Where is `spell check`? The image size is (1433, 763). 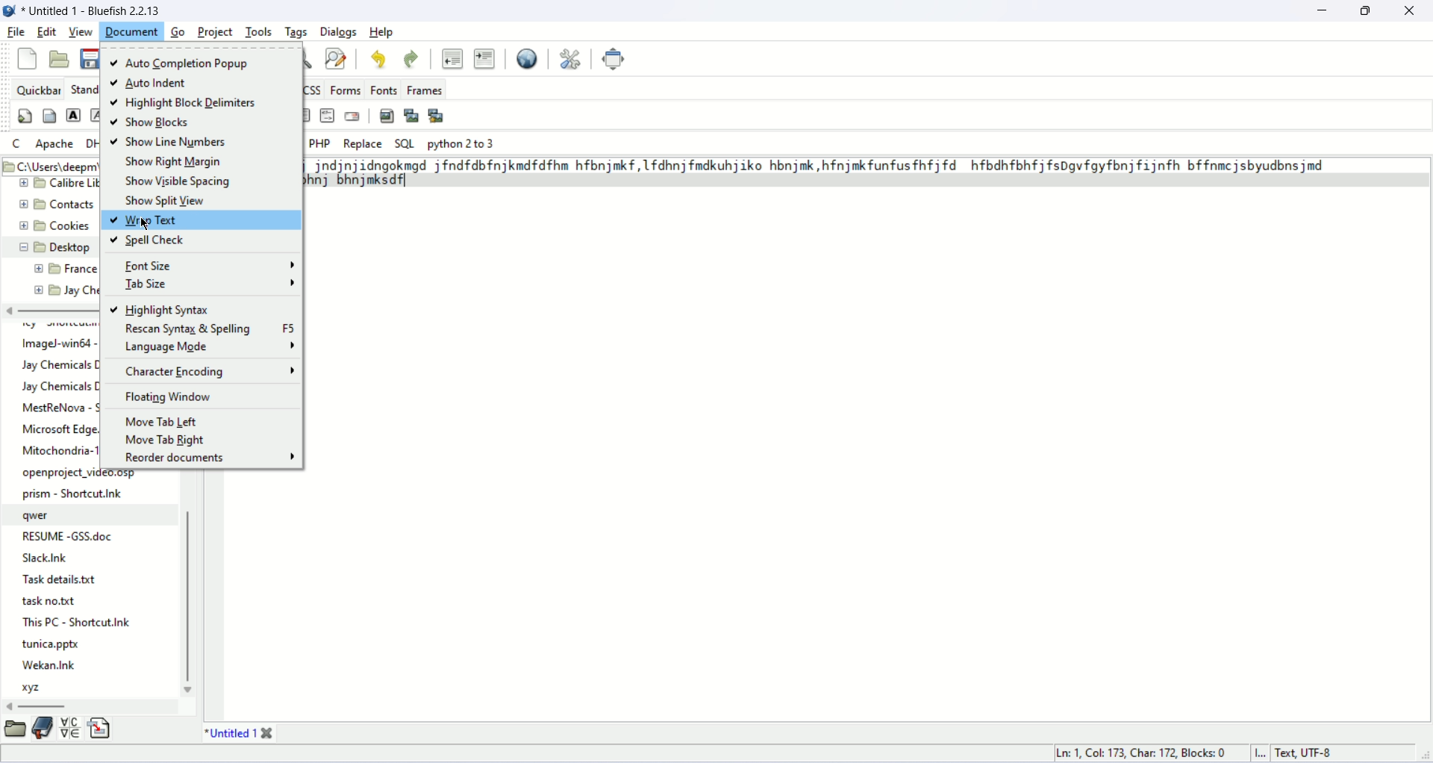
spell check is located at coordinates (147, 240).